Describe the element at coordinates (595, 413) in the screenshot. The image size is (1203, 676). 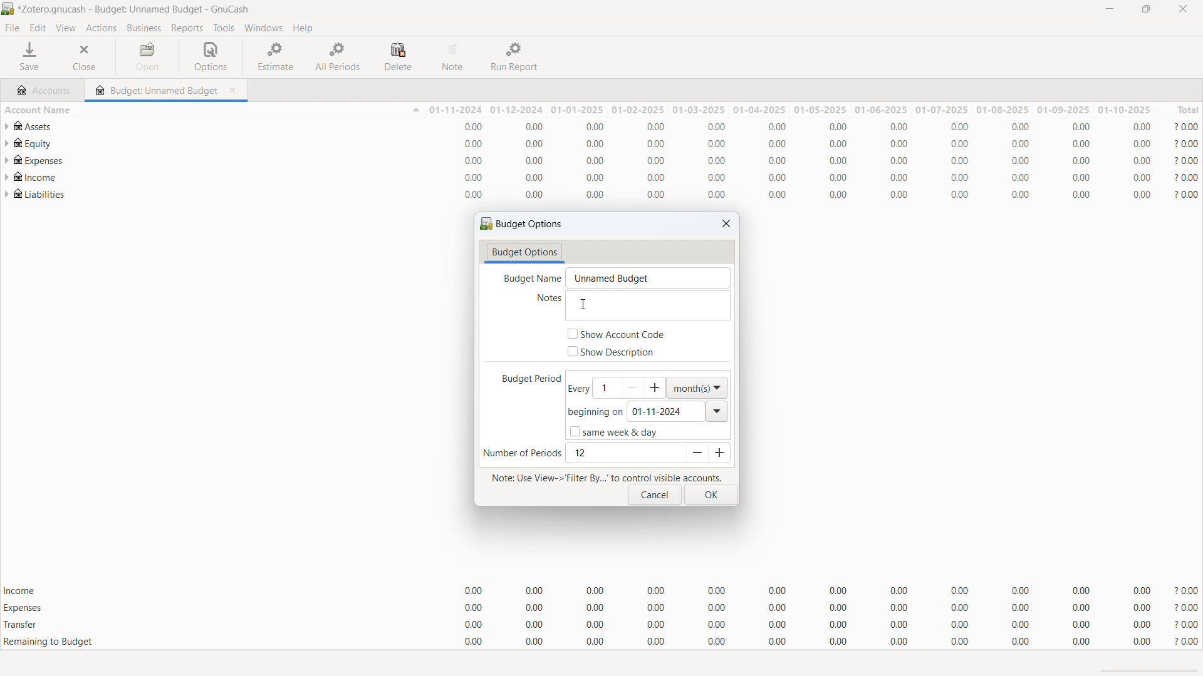
I see `beginning on` at that location.